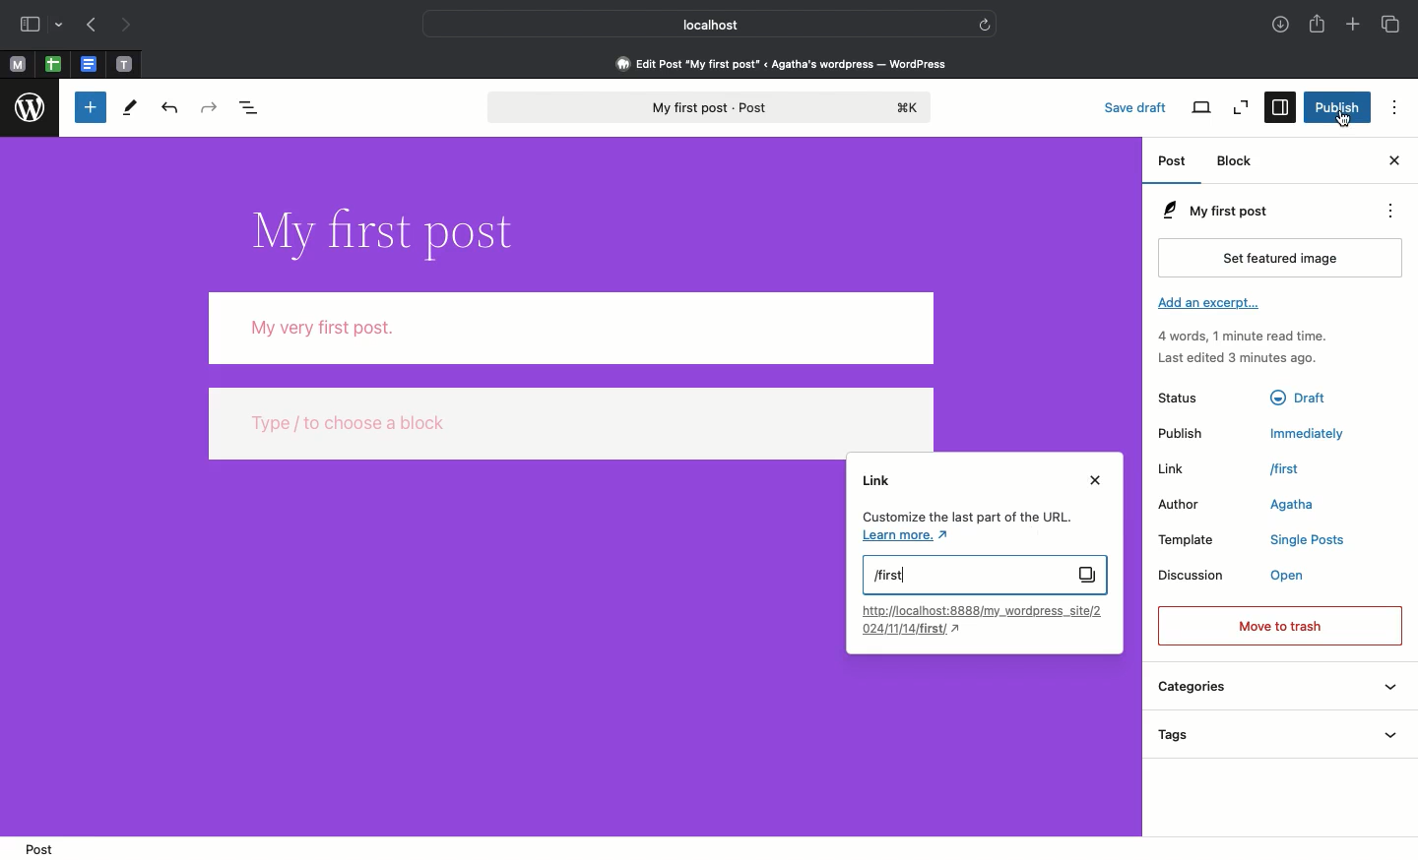 This screenshot has width=1418, height=860. What do you see at coordinates (987, 24) in the screenshot?
I see `refresh` at bounding box center [987, 24].